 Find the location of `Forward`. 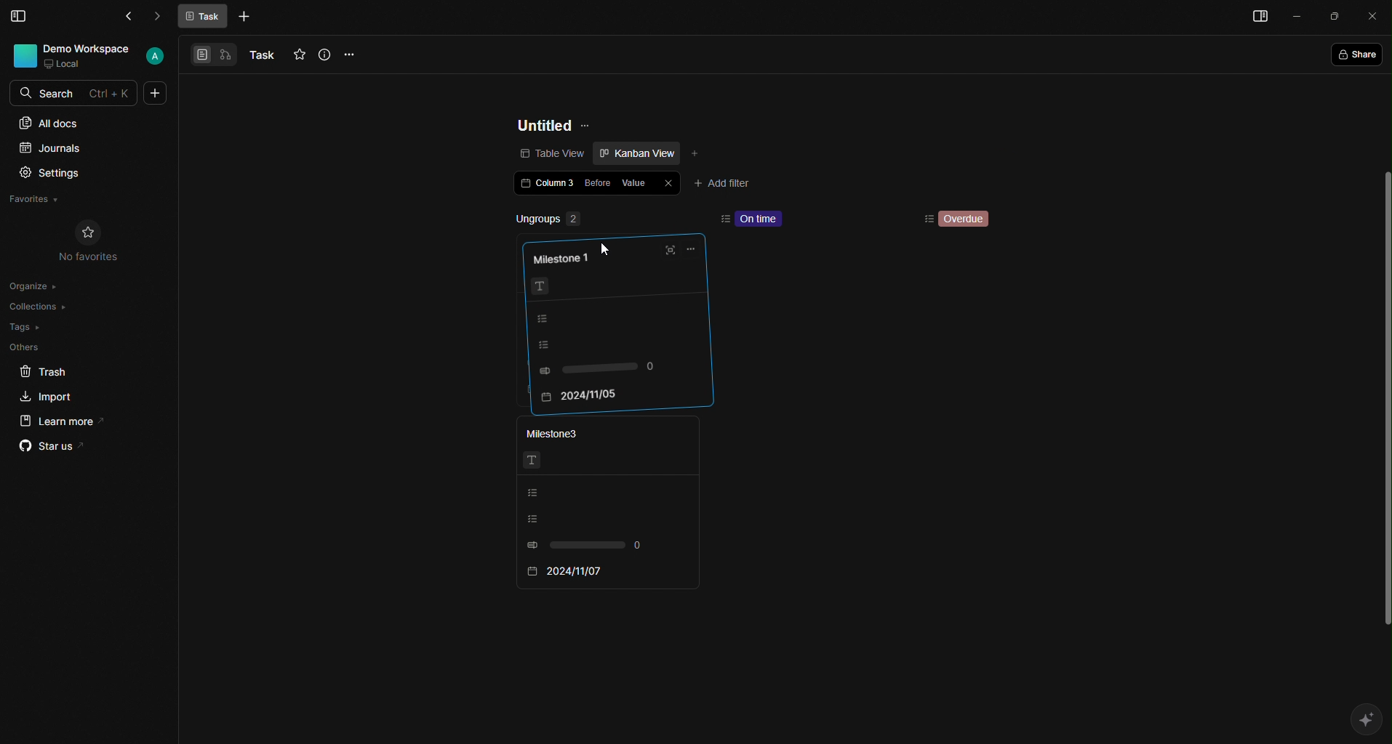

Forward is located at coordinates (156, 17).